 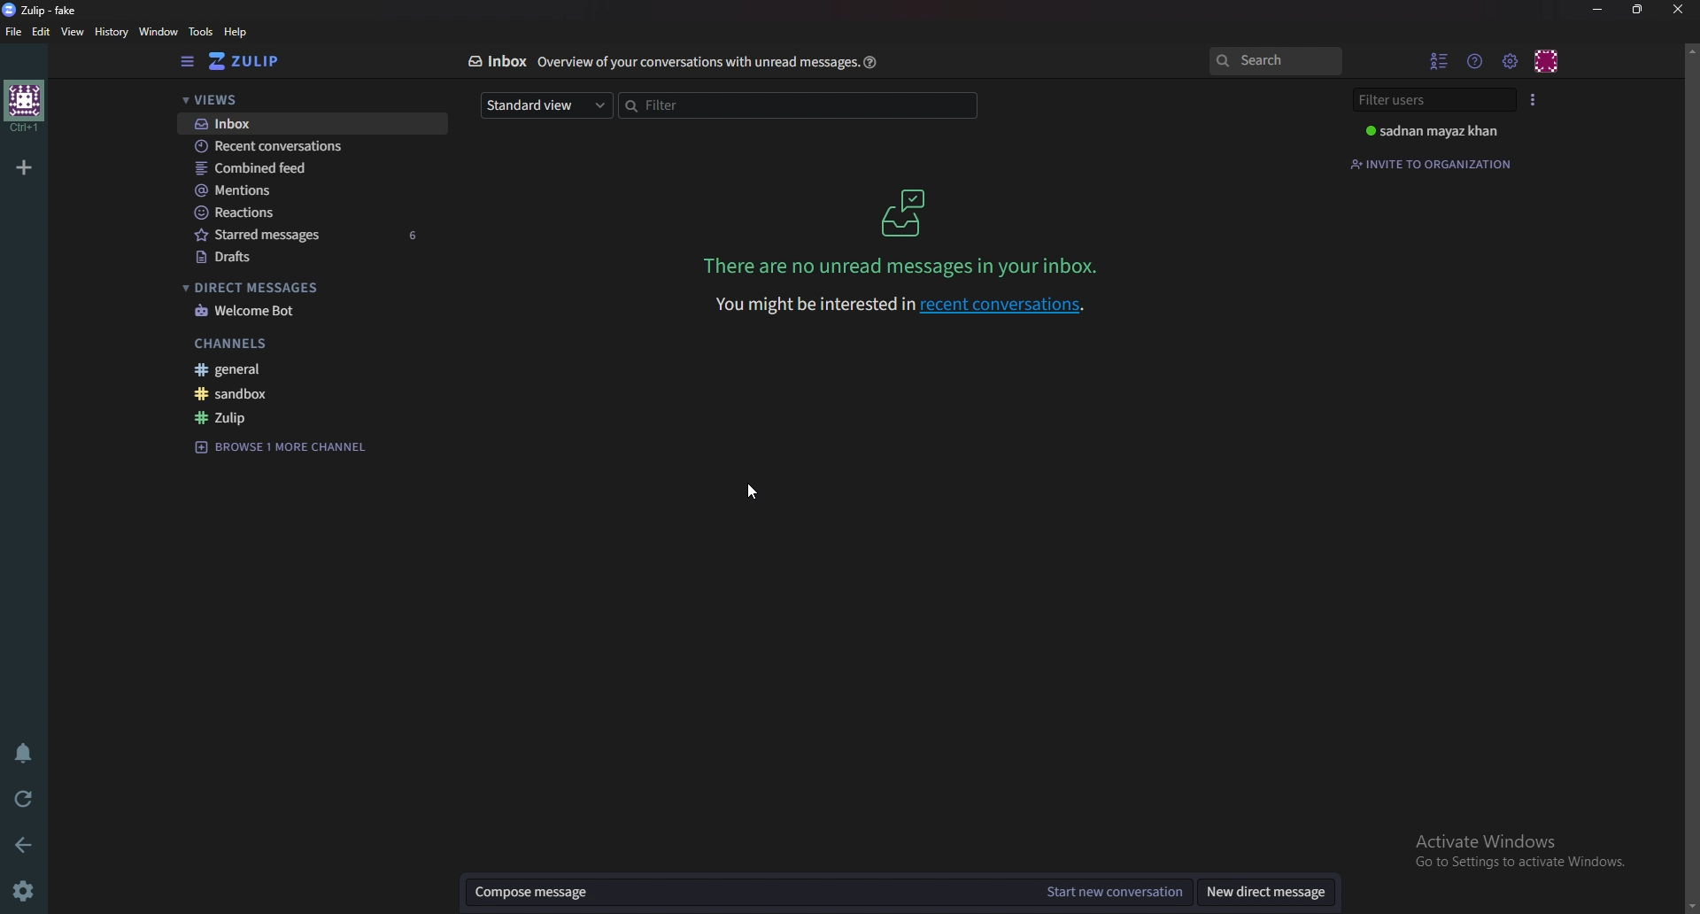 I want to click on Invite to organization, so click(x=1435, y=162).